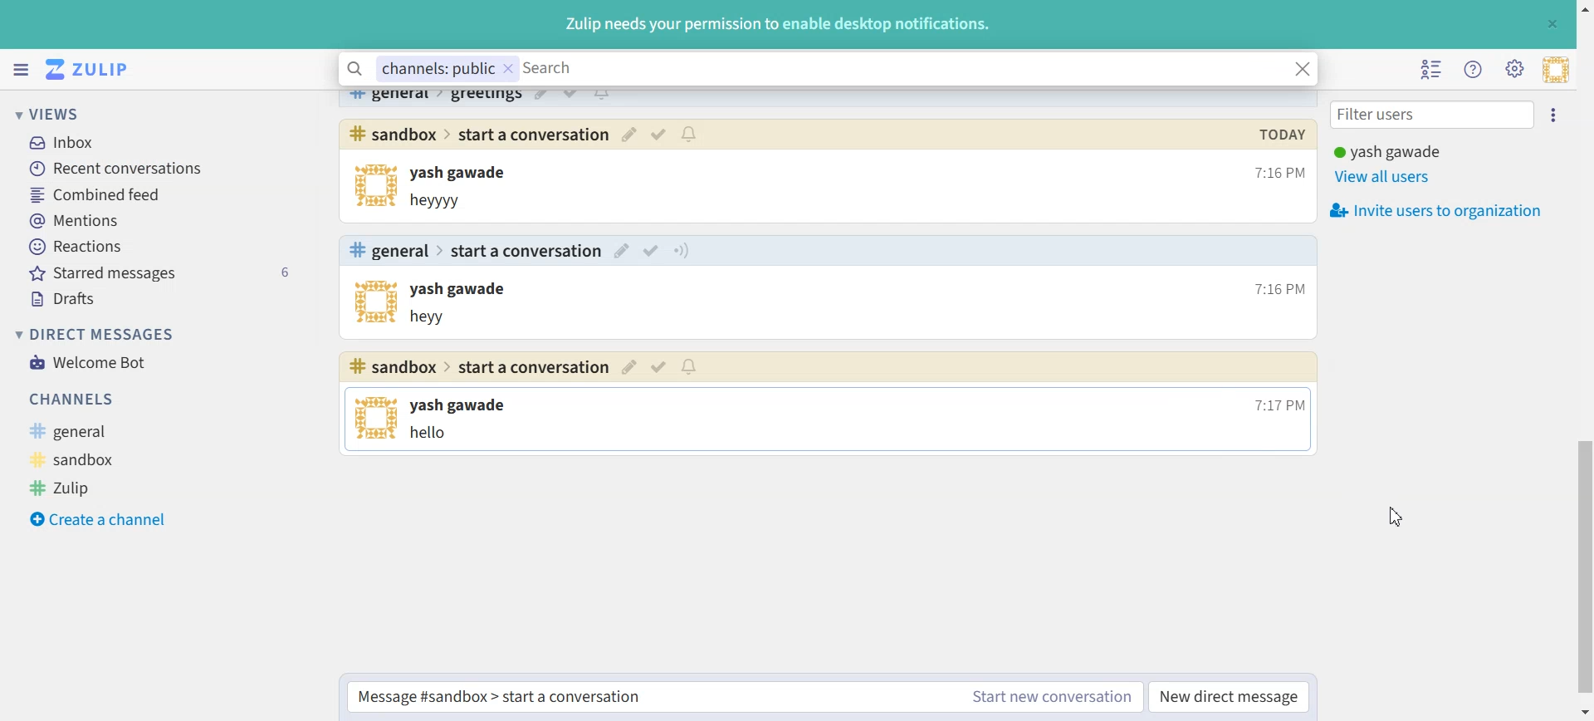 Image resolution: width=1594 pixels, height=721 pixels. Describe the element at coordinates (601, 96) in the screenshot. I see `notifications` at that location.